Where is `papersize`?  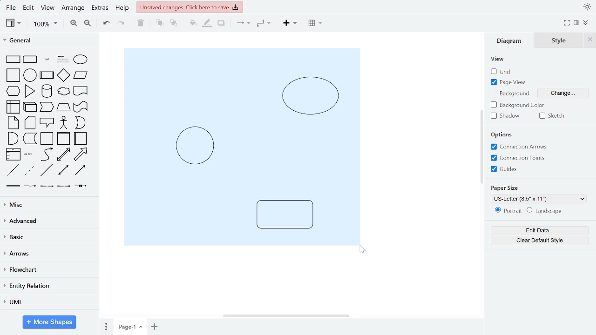
papersize is located at coordinates (504, 188).